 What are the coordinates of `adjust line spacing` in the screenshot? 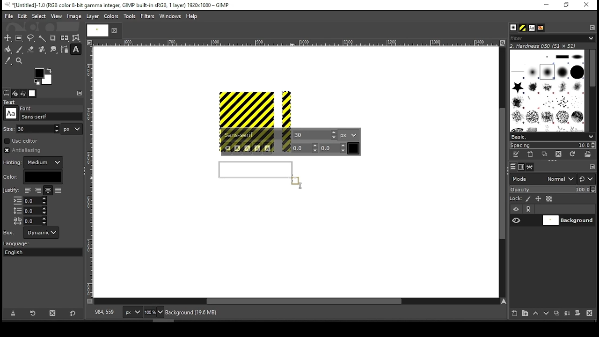 It's located at (30, 211).